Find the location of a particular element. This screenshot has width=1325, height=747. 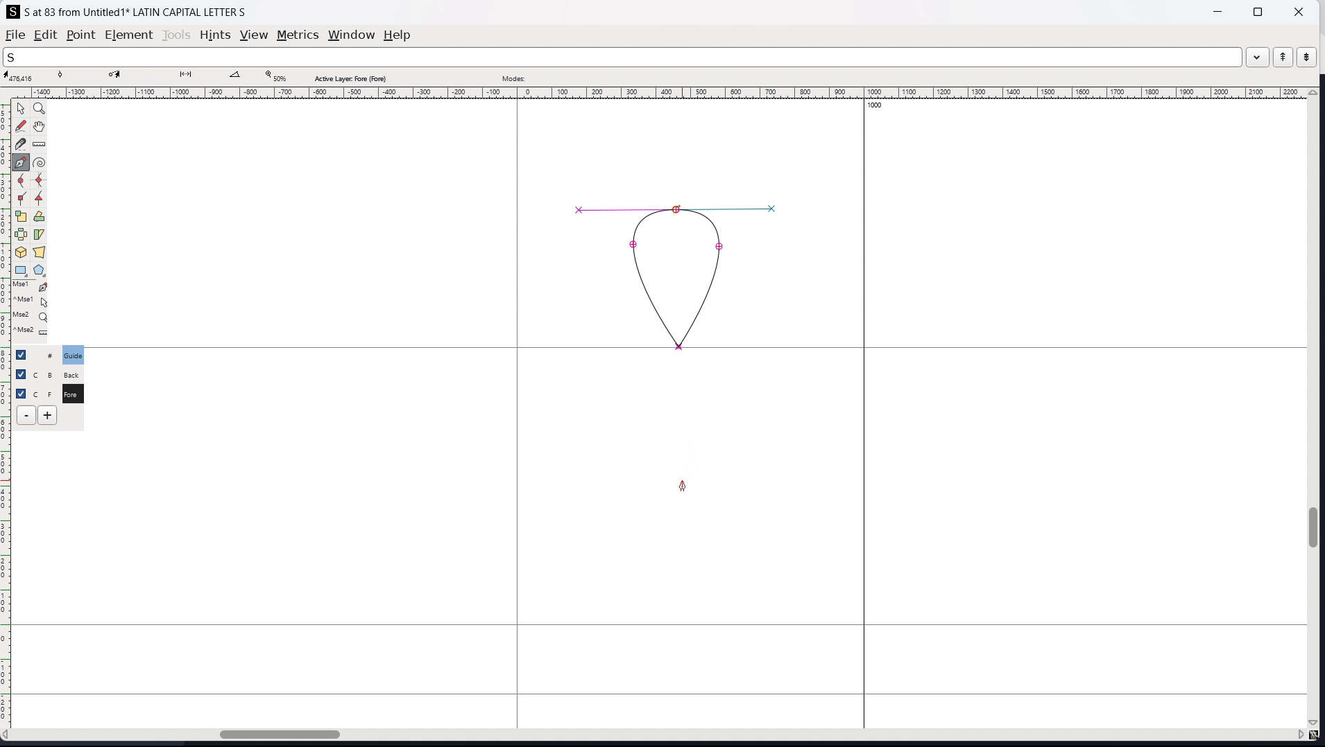

S at 83 from Untitled 1 LATIN CAPITAL LETTER S is located at coordinates (136, 11).